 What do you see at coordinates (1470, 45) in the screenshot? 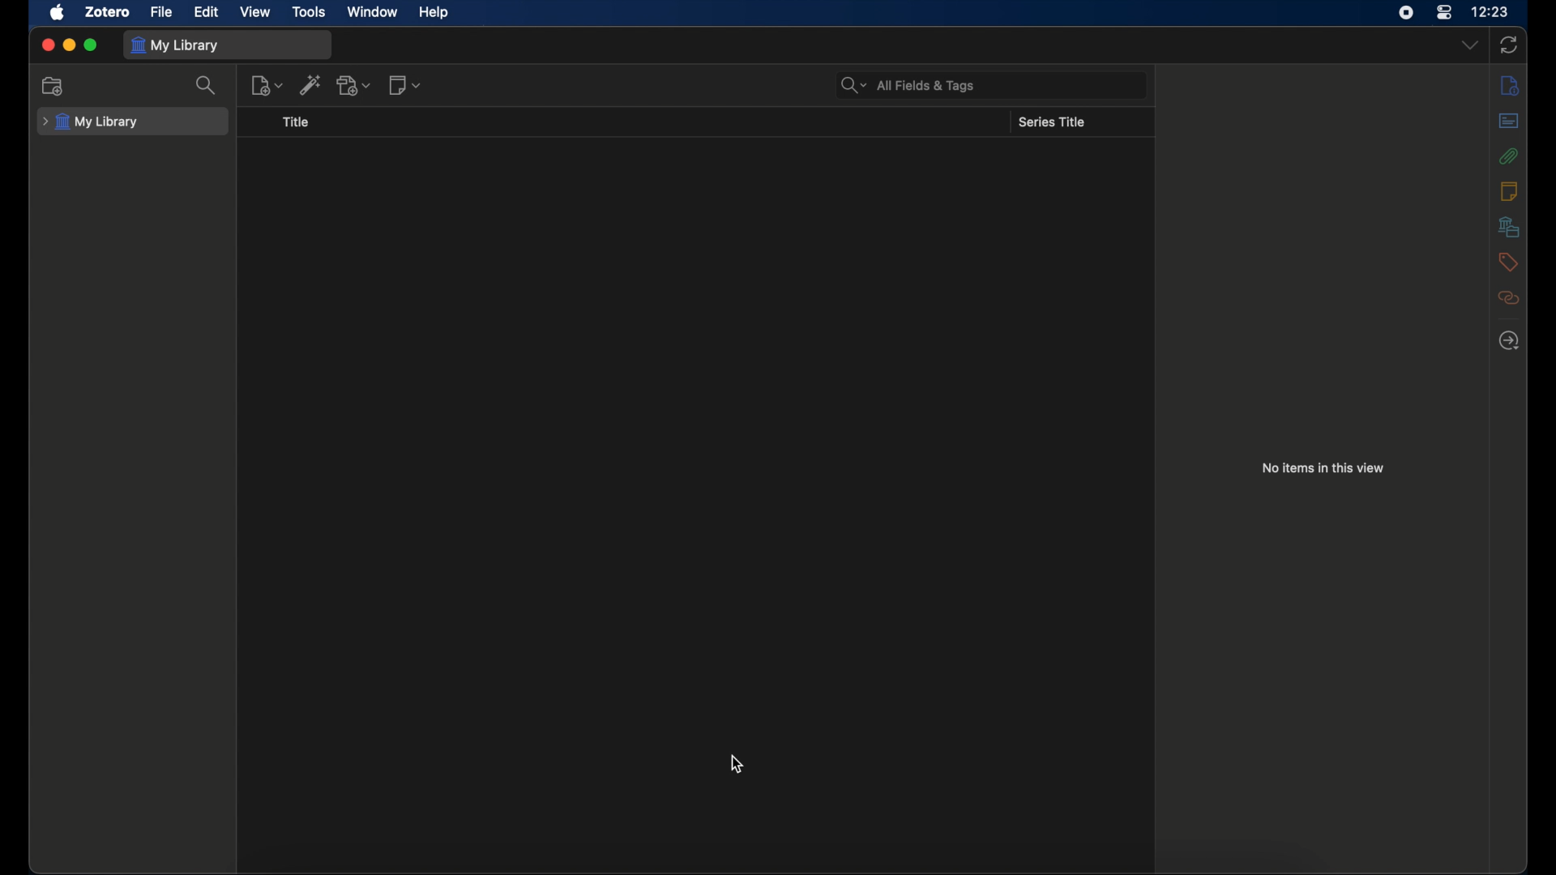
I see `dropdown` at bounding box center [1470, 45].